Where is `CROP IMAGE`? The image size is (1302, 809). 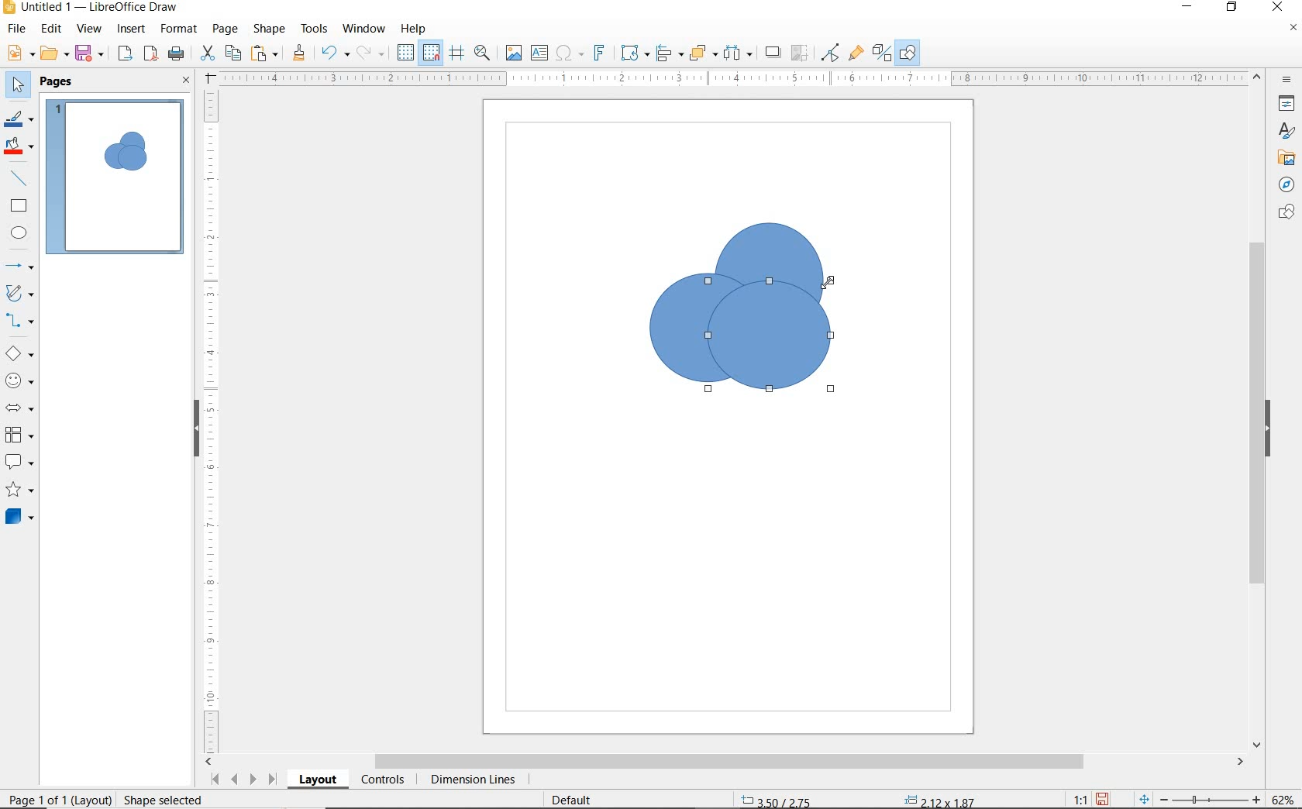 CROP IMAGE is located at coordinates (799, 53).